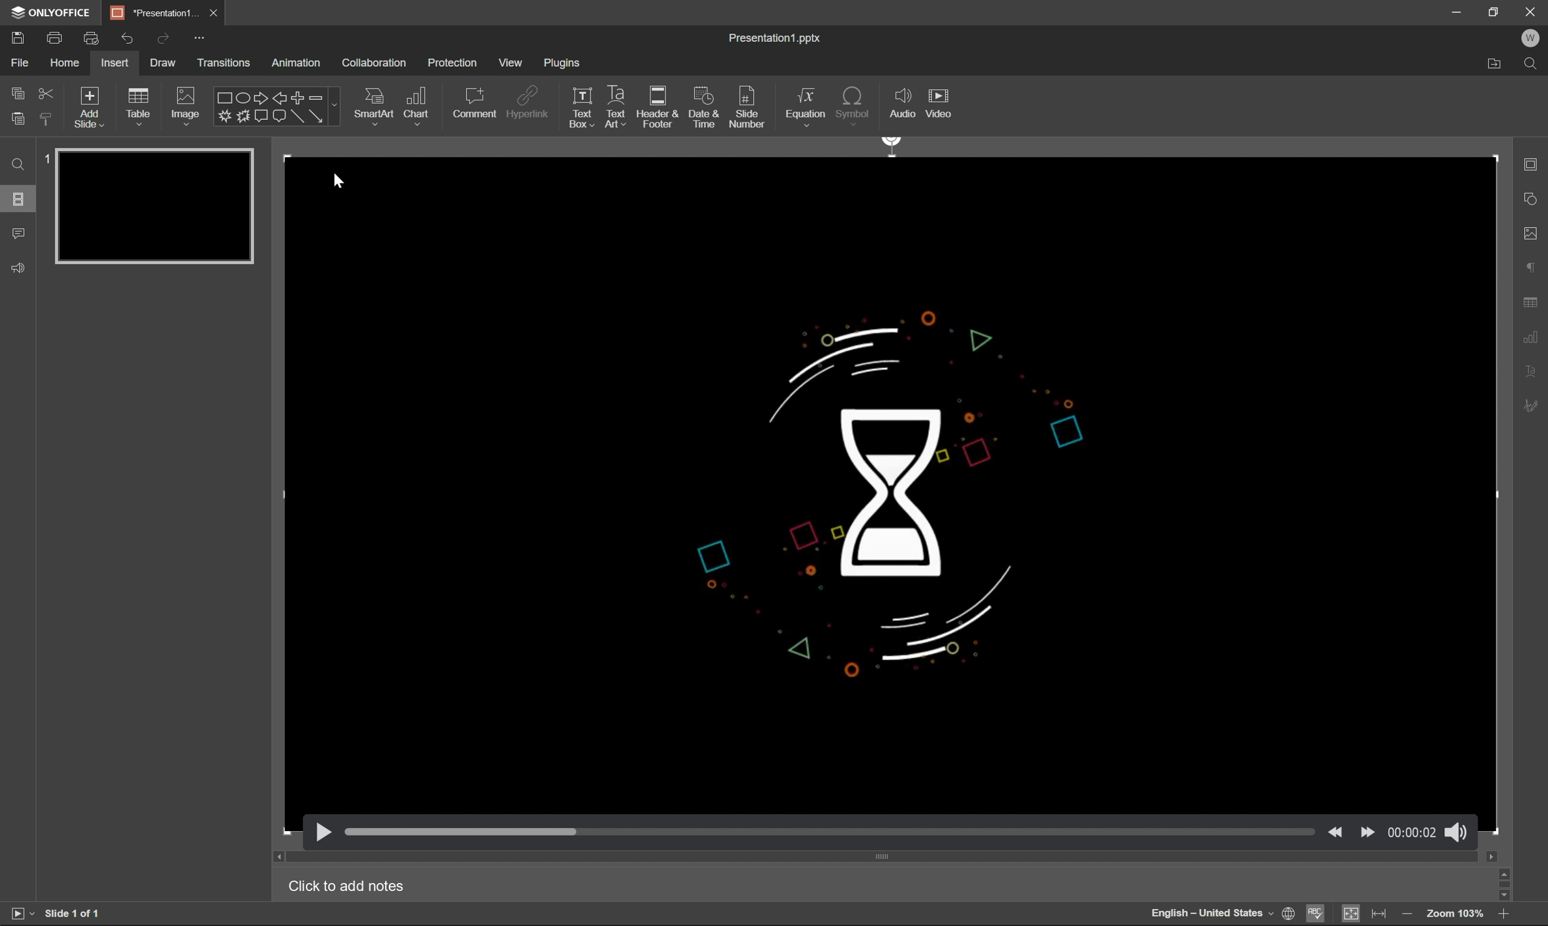 This screenshot has height=926, width=1548. I want to click on slide number, so click(751, 109).